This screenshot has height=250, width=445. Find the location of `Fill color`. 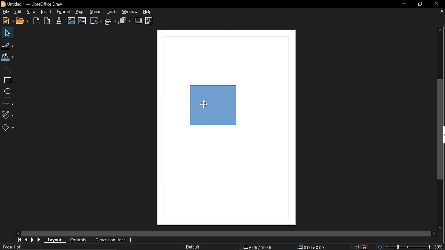

Fill color is located at coordinates (9, 56).